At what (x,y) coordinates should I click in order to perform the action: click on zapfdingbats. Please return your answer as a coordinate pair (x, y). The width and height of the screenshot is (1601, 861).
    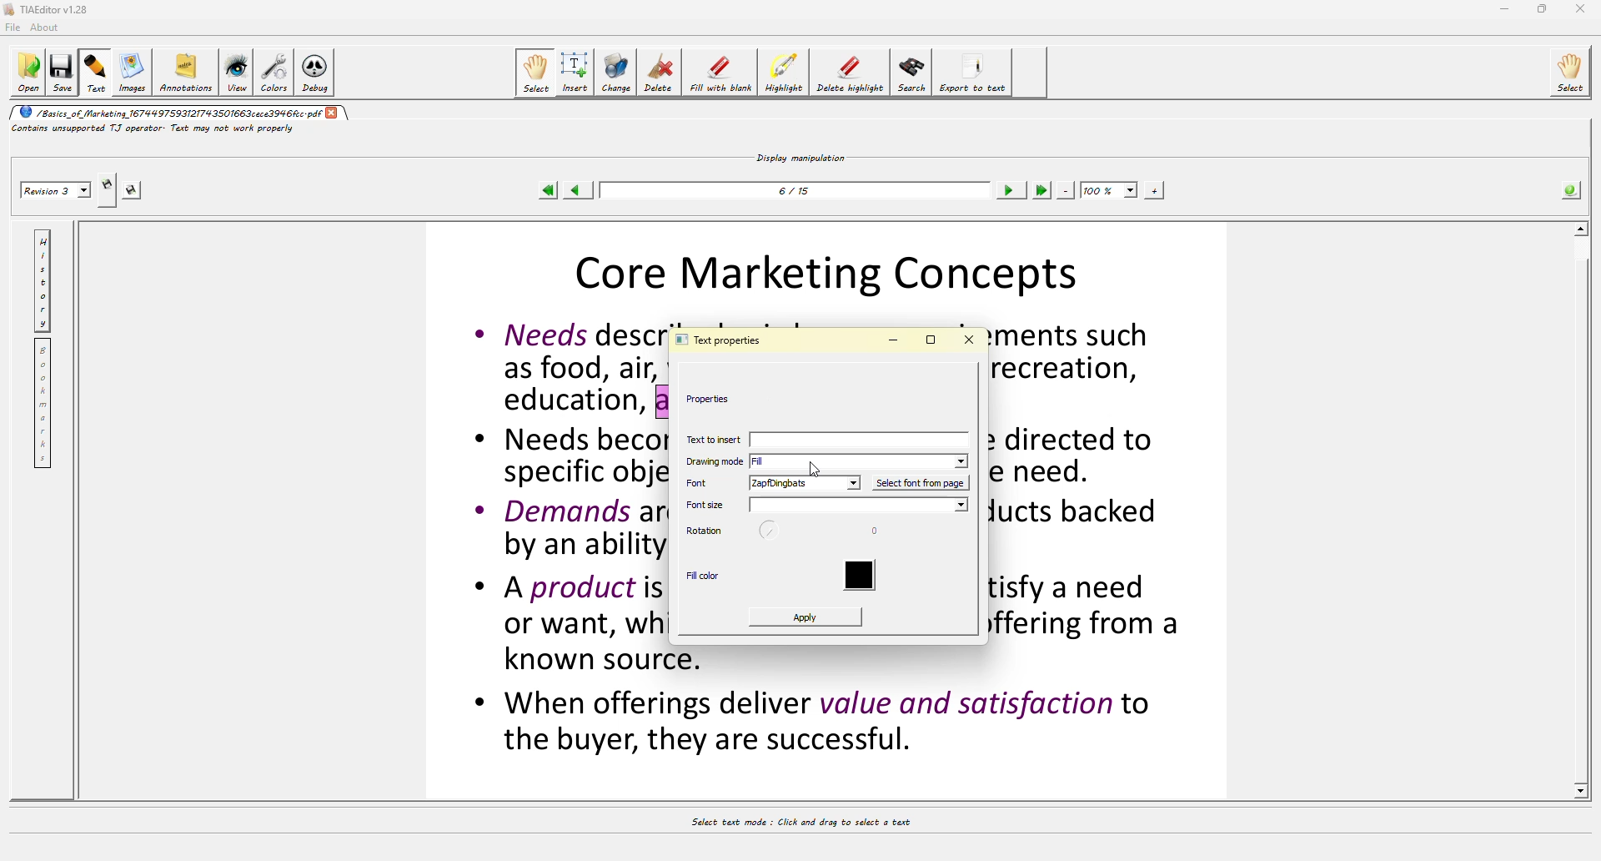
    Looking at the image, I should click on (802, 483).